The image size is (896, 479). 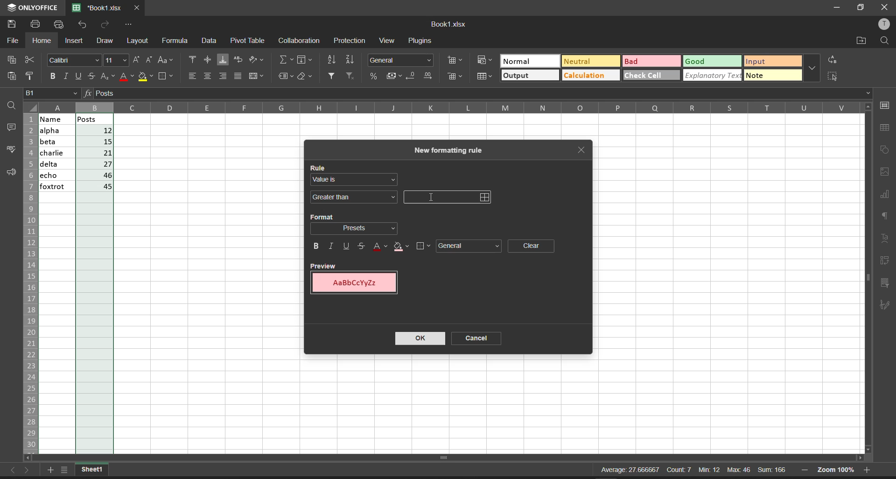 I want to click on posts, so click(x=93, y=277).